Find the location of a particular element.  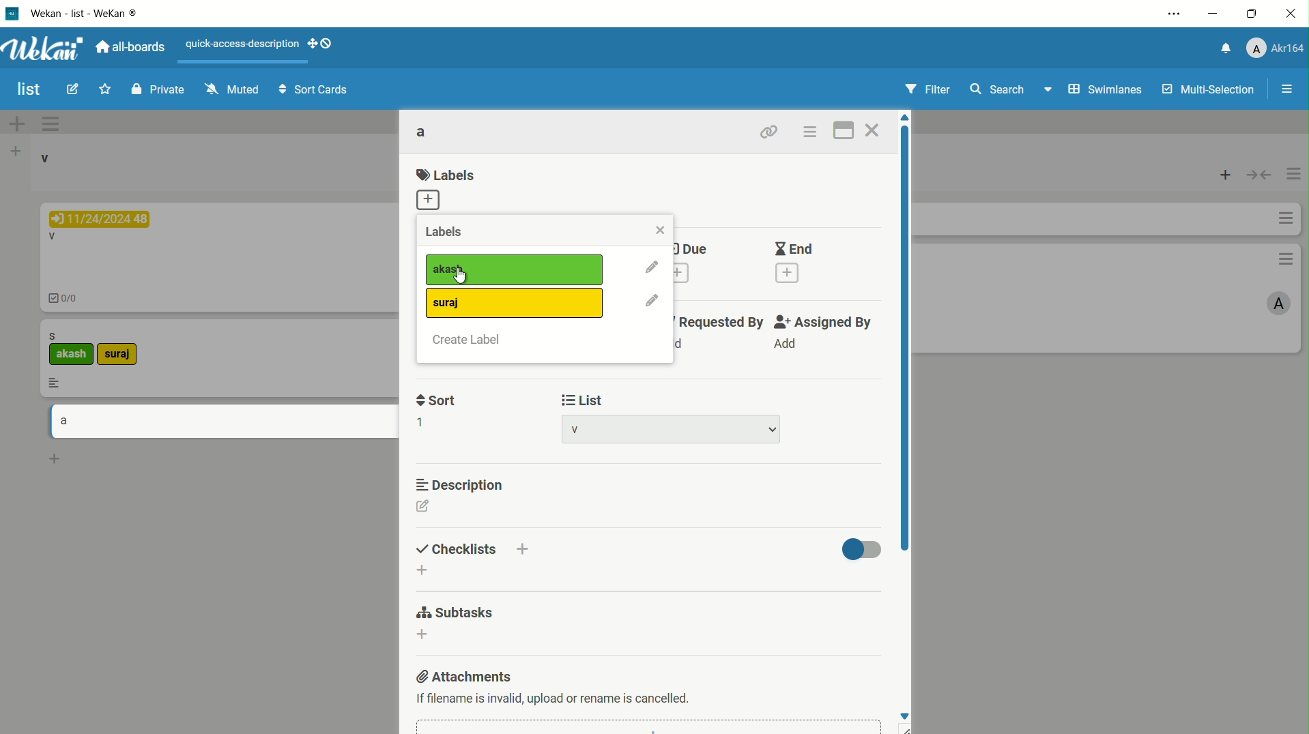

0/0 is located at coordinates (70, 298).